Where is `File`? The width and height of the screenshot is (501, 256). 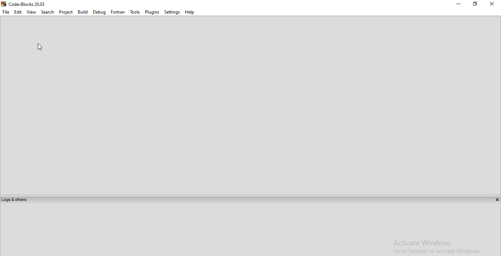 File is located at coordinates (6, 12).